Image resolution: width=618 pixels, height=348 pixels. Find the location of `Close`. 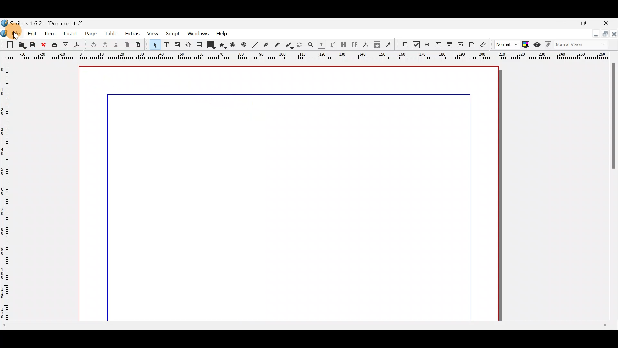

Close is located at coordinates (610, 22).